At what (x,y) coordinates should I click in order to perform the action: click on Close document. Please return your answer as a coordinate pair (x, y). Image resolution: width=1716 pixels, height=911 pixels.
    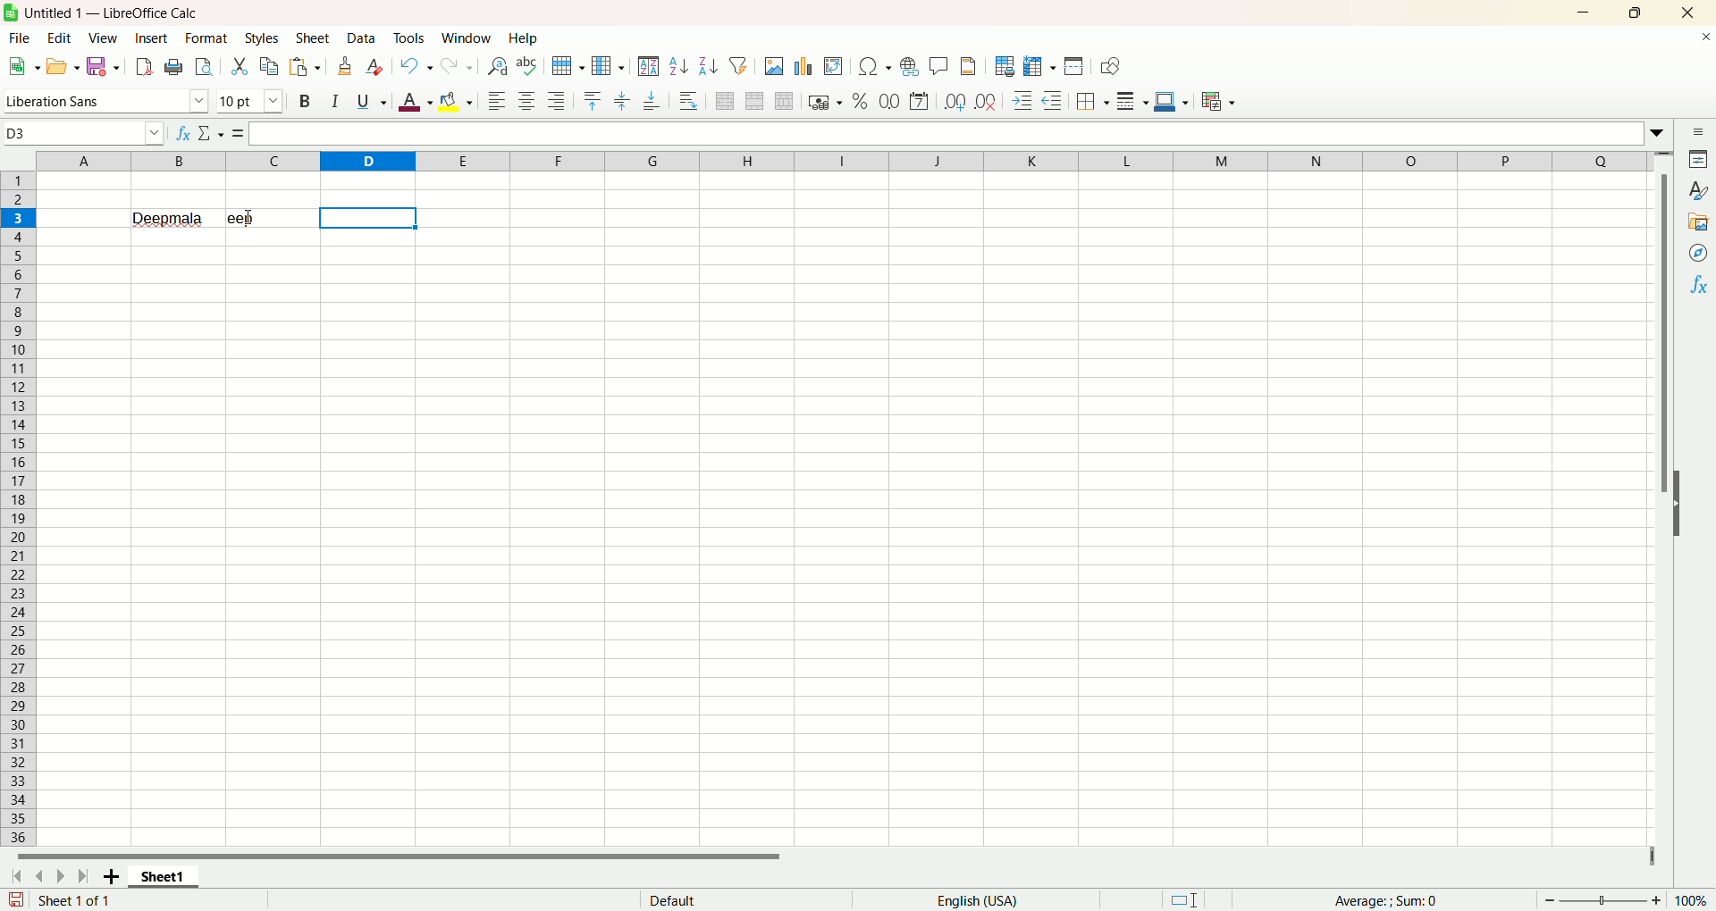
    Looking at the image, I should click on (1700, 38).